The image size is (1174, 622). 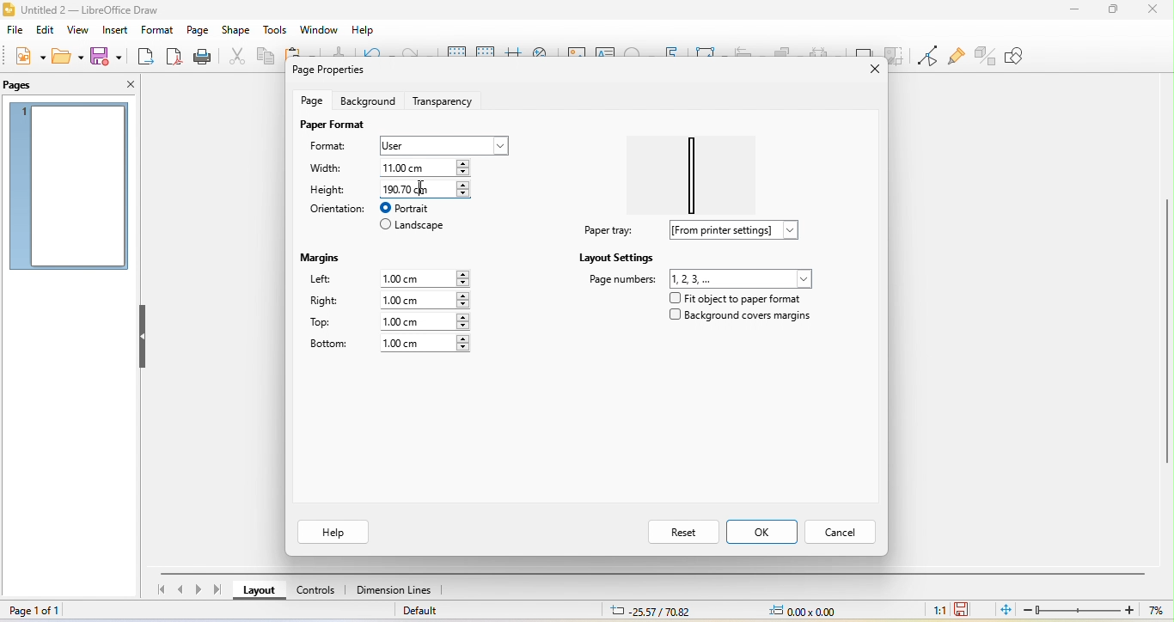 I want to click on margins, so click(x=324, y=255).